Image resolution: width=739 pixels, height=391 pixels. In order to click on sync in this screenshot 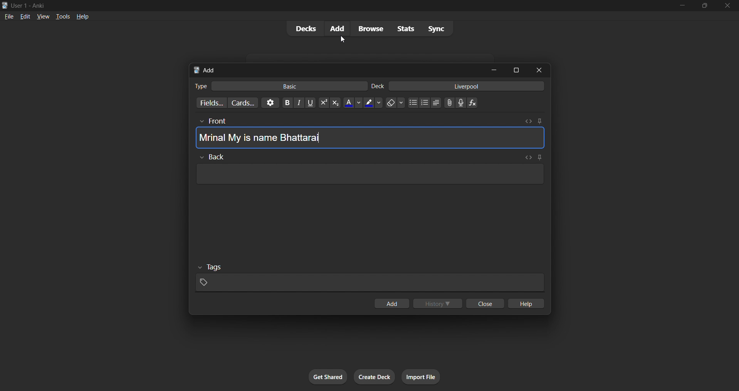, I will do `click(434, 29)`.